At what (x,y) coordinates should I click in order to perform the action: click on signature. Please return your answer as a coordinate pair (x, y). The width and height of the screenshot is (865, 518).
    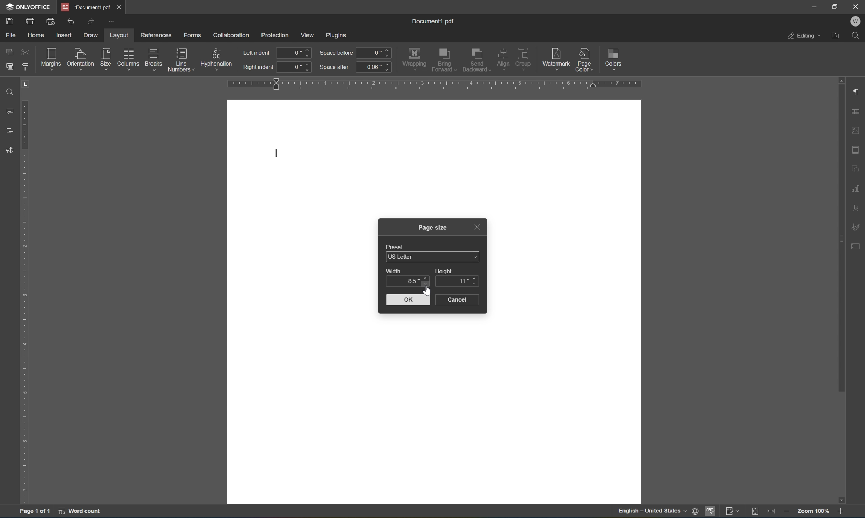
    Looking at the image, I should click on (857, 226).